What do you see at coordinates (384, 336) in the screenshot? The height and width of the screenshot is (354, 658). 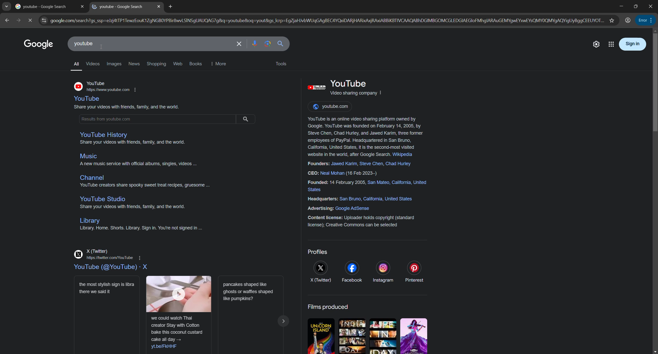 I see `film-3` at bounding box center [384, 336].